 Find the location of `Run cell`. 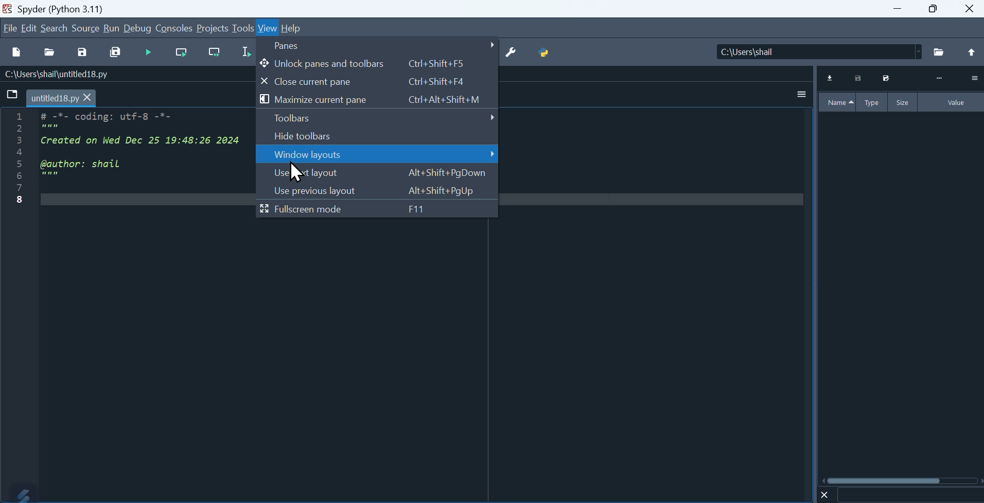

Run cell is located at coordinates (147, 53).